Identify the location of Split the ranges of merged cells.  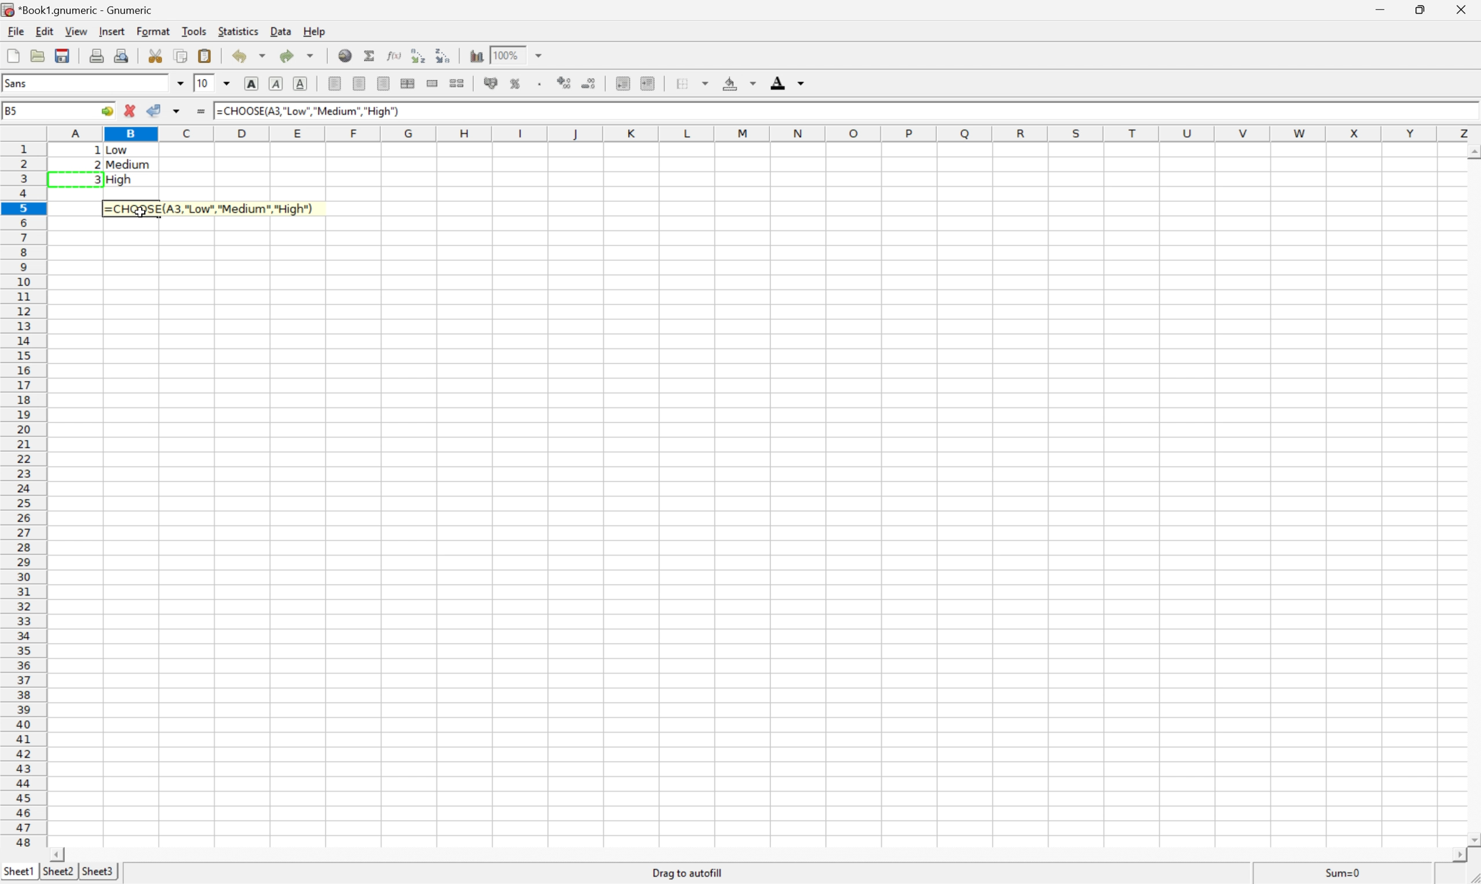
(457, 84).